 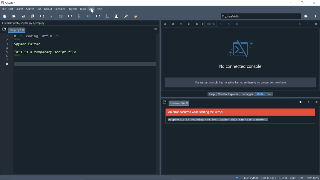 What do you see at coordinates (89, 16) in the screenshot?
I see `Debug file` at bounding box center [89, 16].